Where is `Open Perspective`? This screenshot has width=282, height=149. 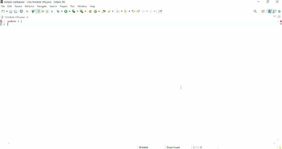 Open Perspective is located at coordinates (263, 11).